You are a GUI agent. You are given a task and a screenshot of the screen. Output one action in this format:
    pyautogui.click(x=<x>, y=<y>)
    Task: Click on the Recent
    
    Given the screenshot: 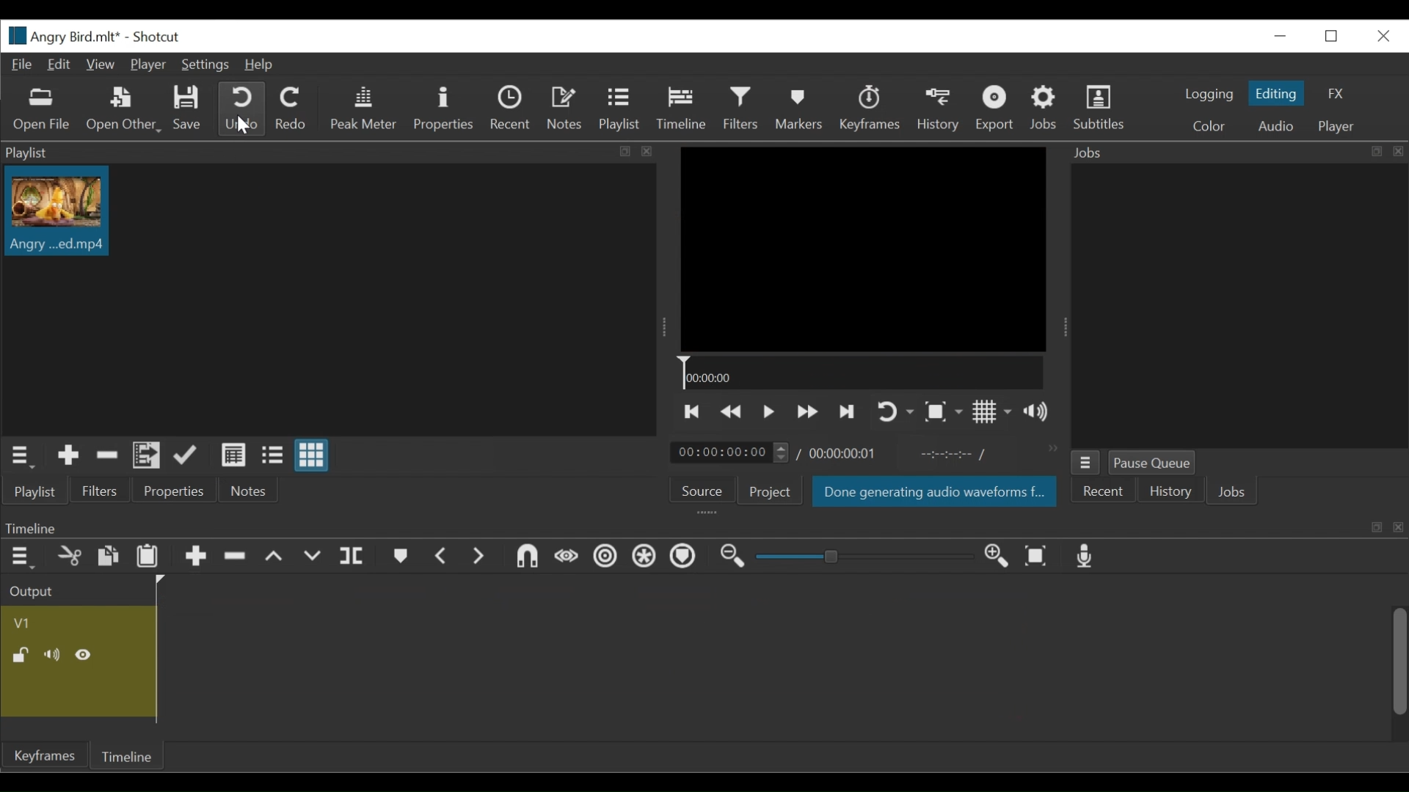 What is the action you would take?
    pyautogui.click(x=512, y=109)
    